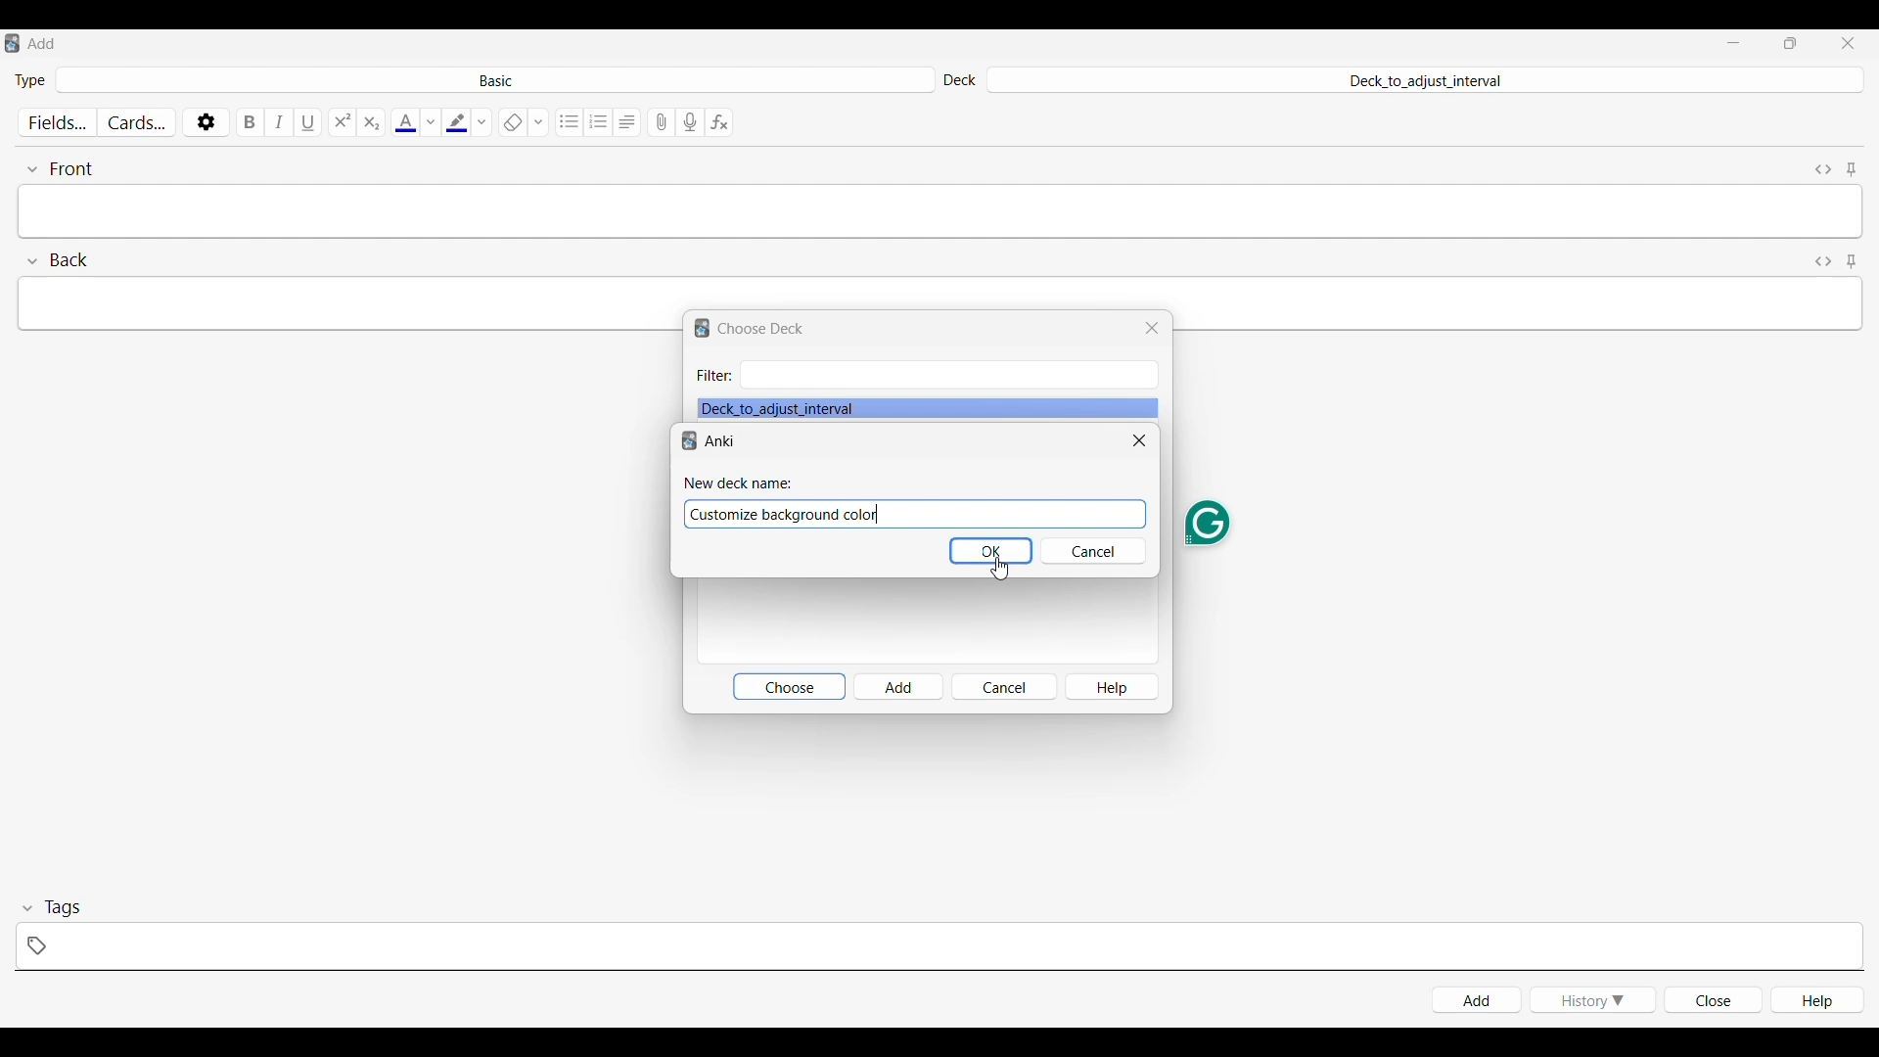 The image size is (1879, 1057). I want to click on Software logo, so click(12, 43).